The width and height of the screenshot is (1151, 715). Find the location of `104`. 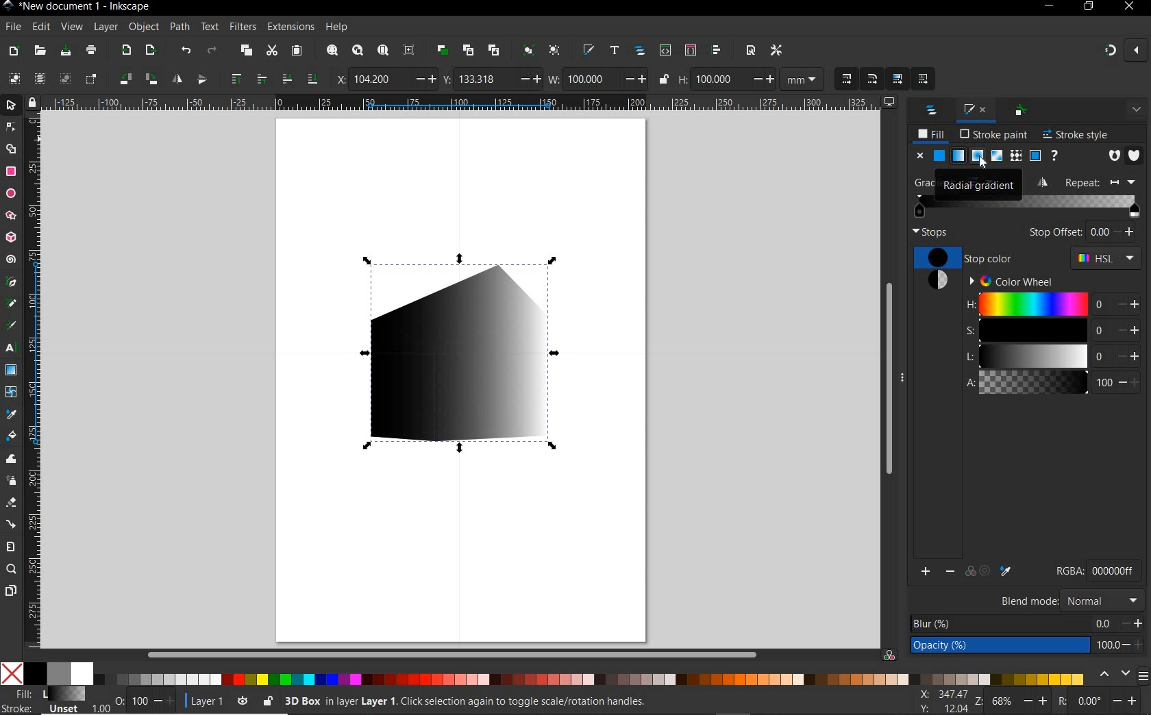

104 is located at coordinates (378, 79).